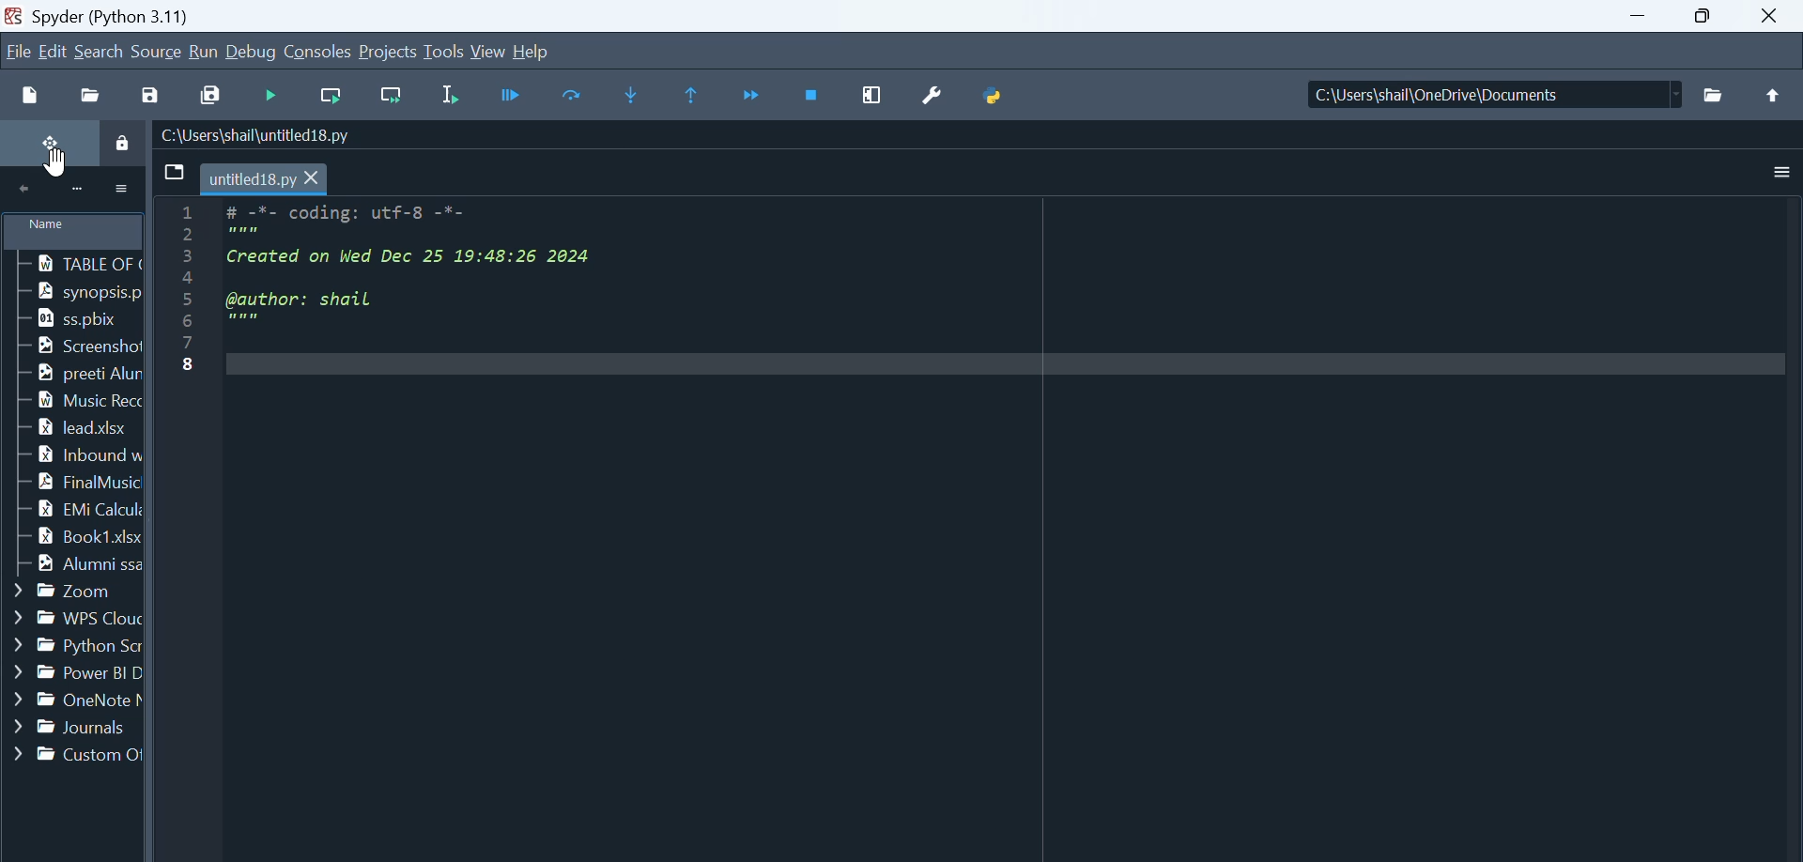  Describe the element at coordinates (75, 228) in the screenshot. I see `name` at that location.